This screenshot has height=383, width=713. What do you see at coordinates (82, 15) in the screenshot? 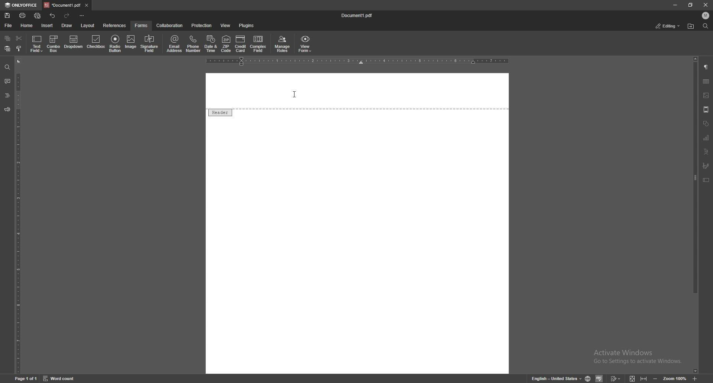
I see `configure toolbar` at bounding box center [82, 15].